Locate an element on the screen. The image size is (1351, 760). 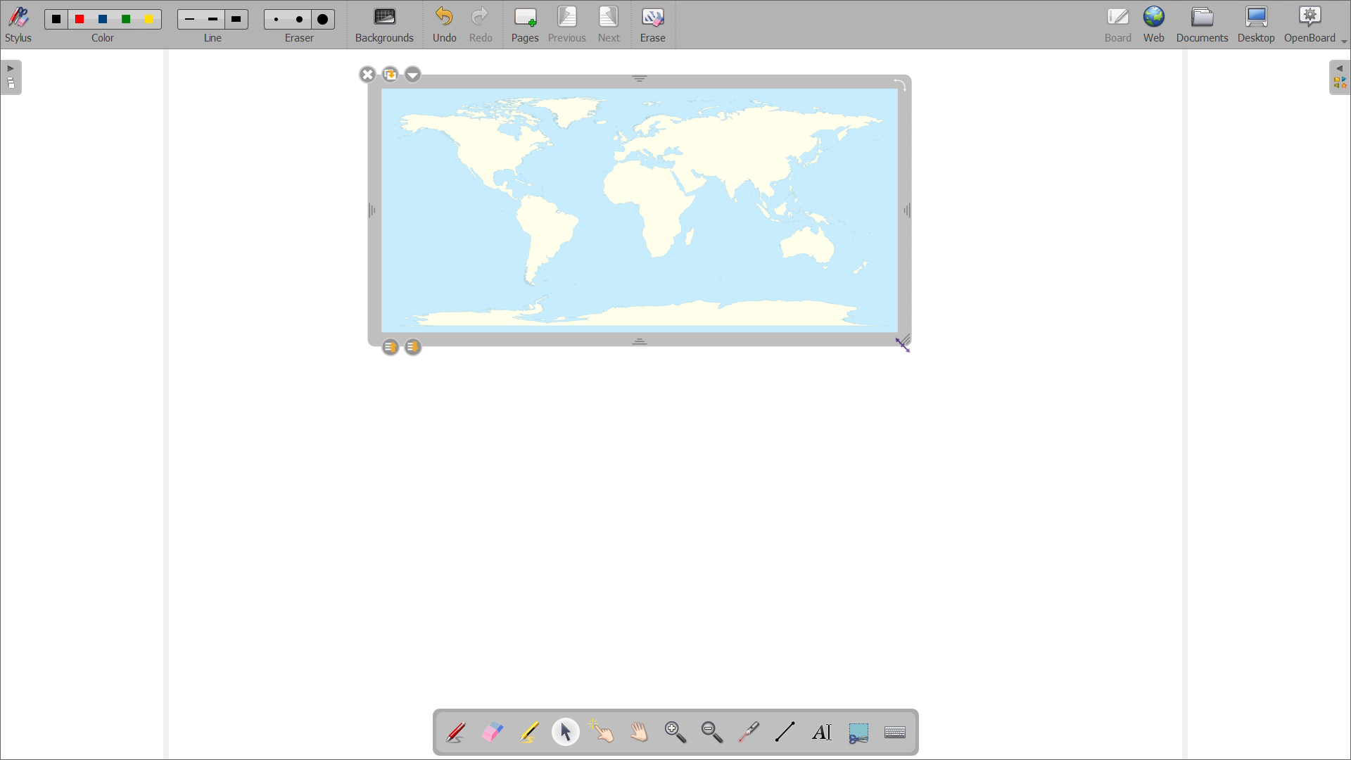
delete is located at coordinates (367, 75).